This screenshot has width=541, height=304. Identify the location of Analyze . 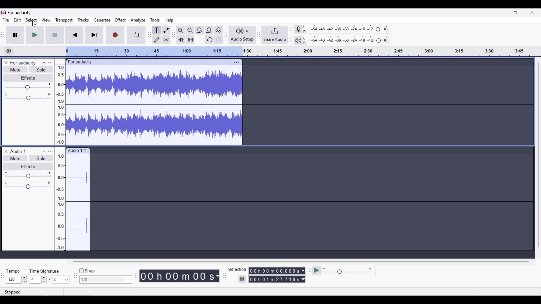
(138, 20).